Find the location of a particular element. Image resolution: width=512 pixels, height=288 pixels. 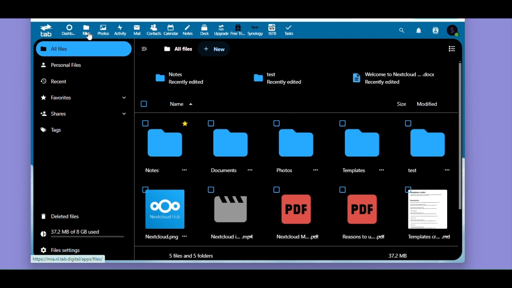

Notes is located at coordinates (188, 29).